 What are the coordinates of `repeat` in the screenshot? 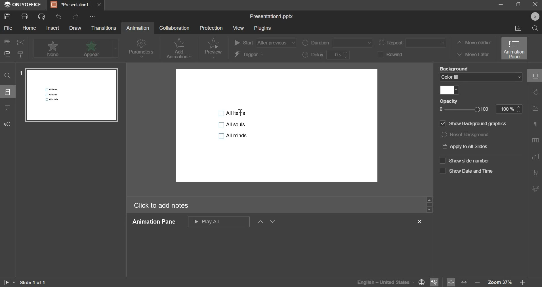 It's located at (413, 43).